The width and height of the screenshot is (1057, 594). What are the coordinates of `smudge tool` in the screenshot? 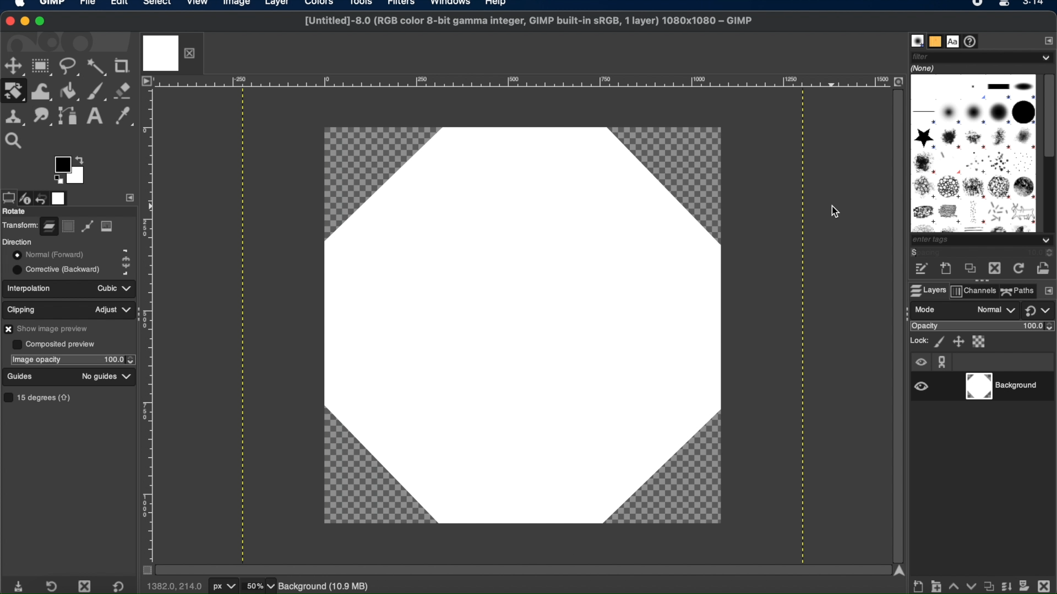 It's located at (42, 116).